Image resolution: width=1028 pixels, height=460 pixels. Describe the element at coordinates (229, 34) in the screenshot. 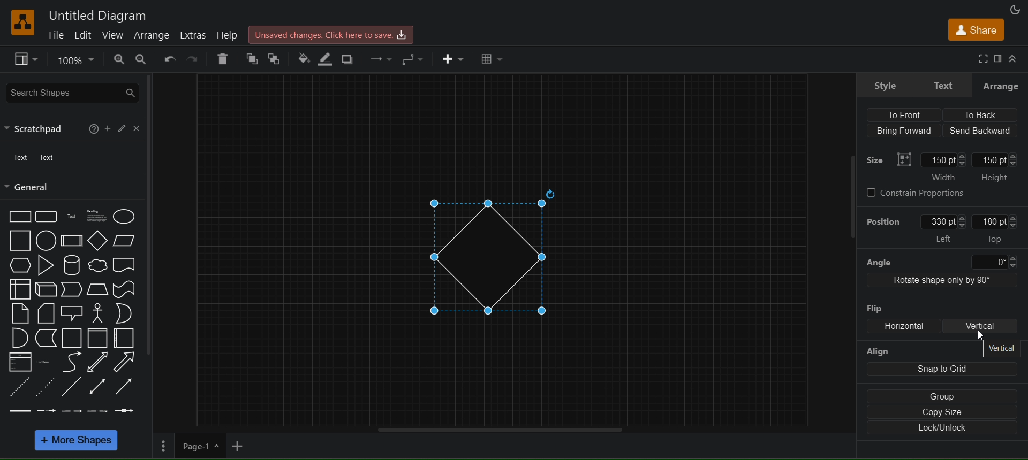

I see `help` at that location.